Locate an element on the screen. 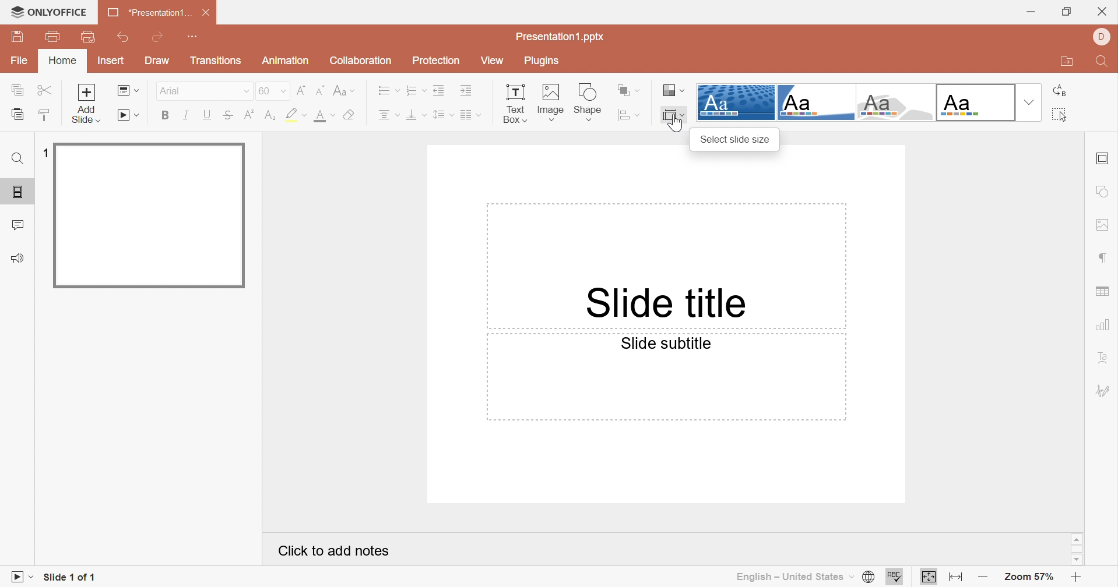 The width and height of the screenshot is (1118, 587). Feedback & Support is located at coordinates (16, 257).